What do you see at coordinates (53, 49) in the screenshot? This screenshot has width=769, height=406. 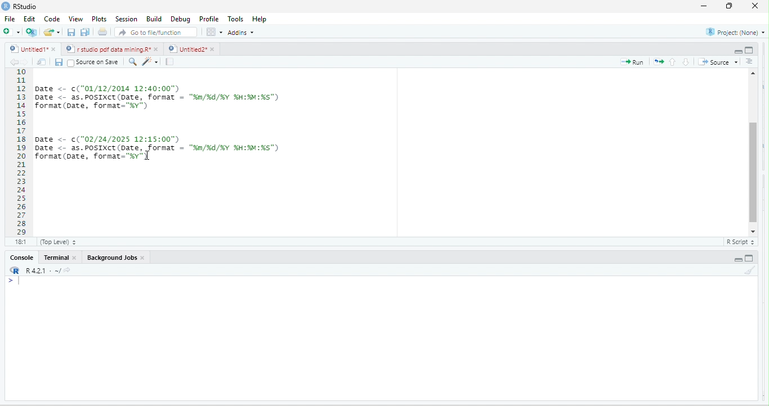 I see `close` at bounding box center [53, 49].